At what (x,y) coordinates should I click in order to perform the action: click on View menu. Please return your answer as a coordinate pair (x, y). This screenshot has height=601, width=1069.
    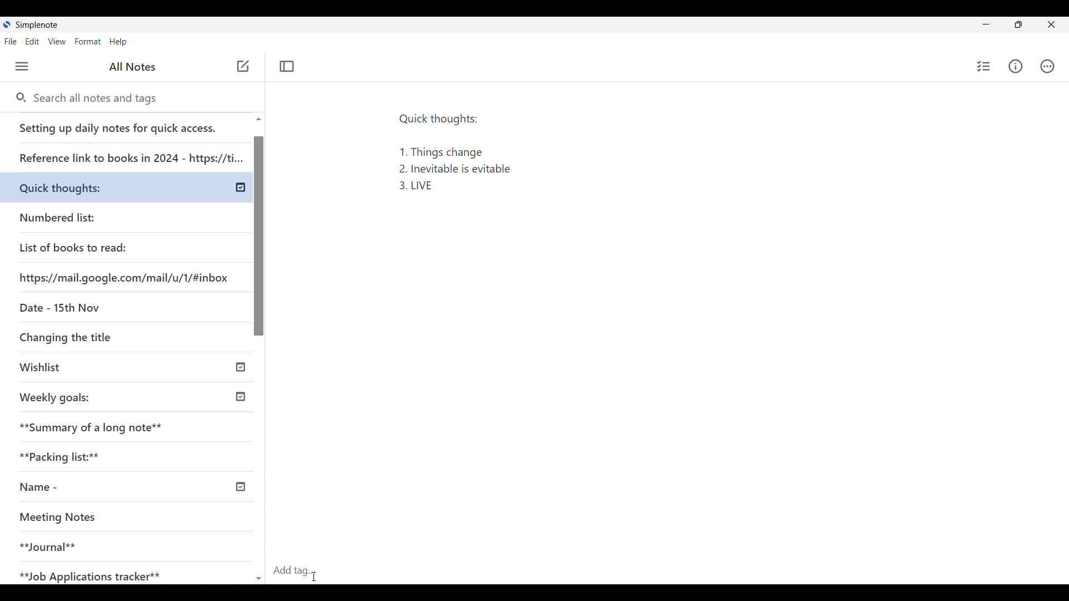
    Looking at the image, I should click on (57, 42).